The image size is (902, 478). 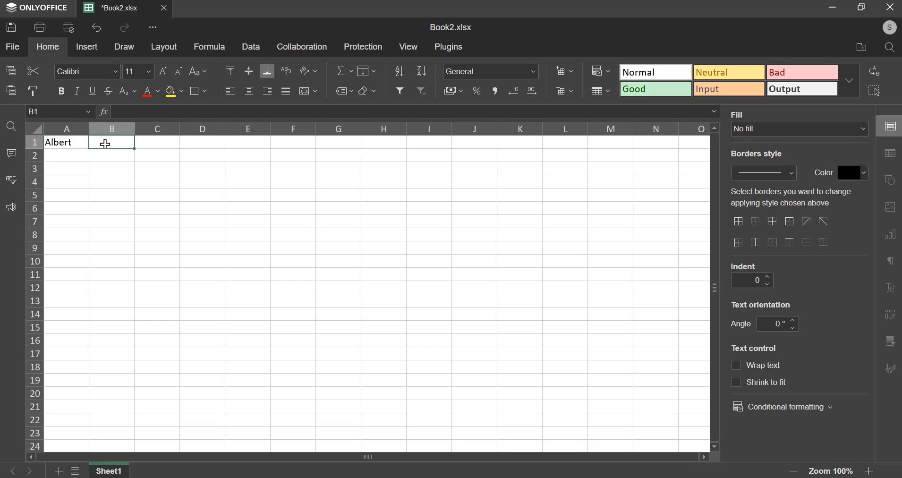 What do you see at coordinates (210, 46) in the screenshot?
I see `formula` at bounding box center [210, 46].